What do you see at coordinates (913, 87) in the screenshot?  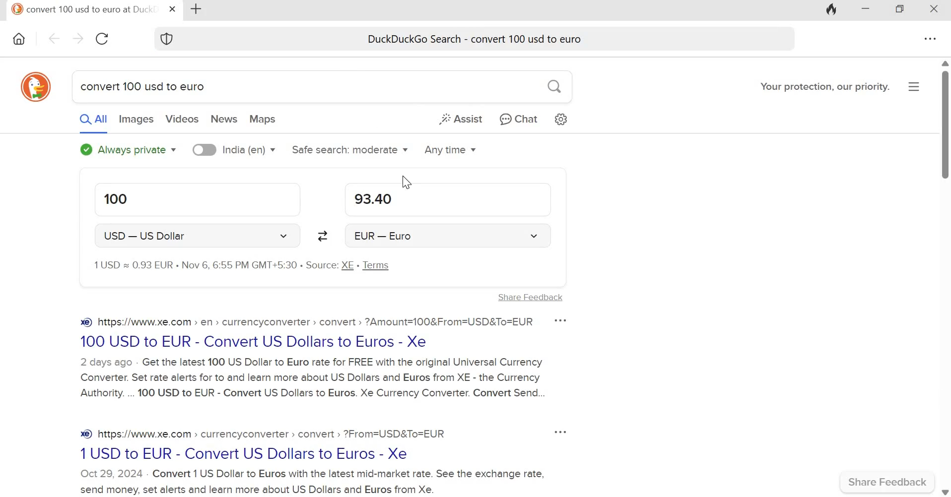 I see `Application menu` at bounding box center [913, 87].